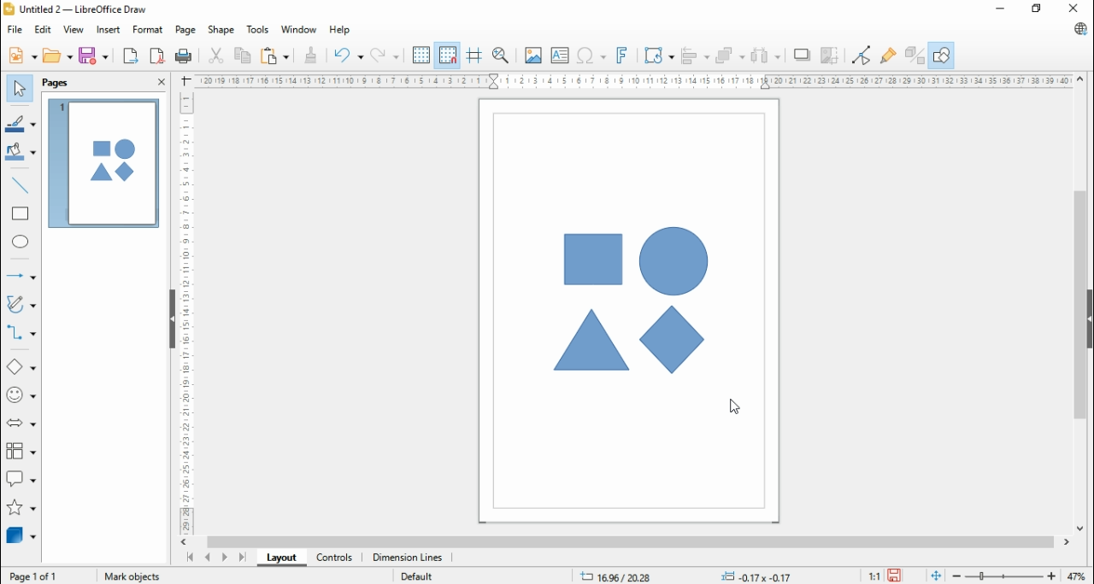 Image resolution: width=1094 pixels, height=584 pixels. Describe the element at coordinates (132, 575) in the screenshot. I see `mark objects` at that location.